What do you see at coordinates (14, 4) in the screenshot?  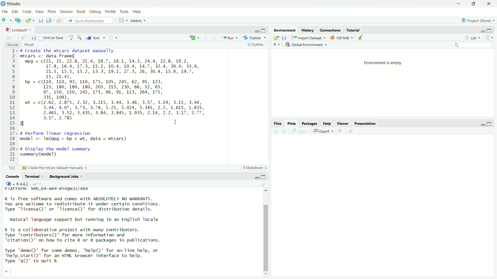 I see `RStudio` at bounding box center [14, 4].